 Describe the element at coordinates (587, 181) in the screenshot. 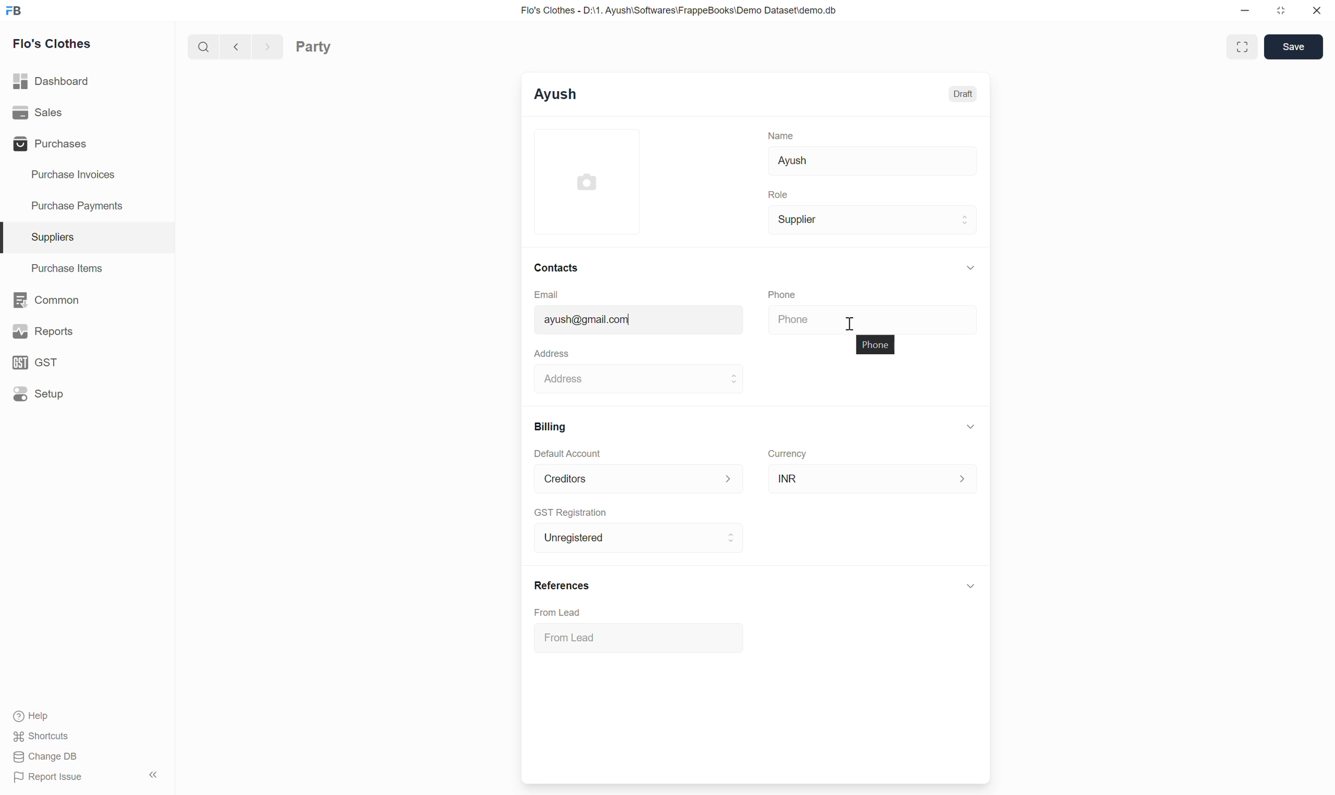

I see `Click to add image` at that location.